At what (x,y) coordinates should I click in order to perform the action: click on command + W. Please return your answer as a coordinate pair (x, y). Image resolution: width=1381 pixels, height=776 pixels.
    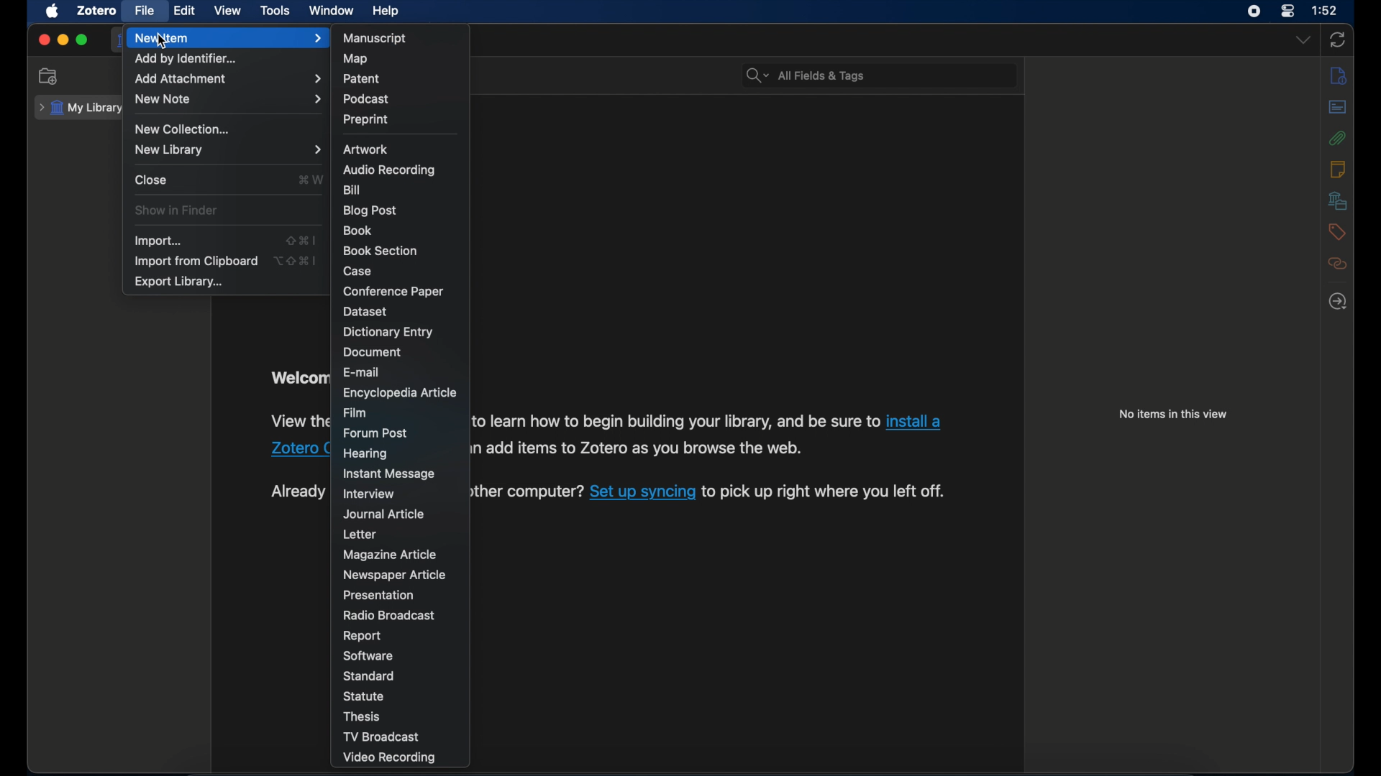
    Looking at the image, I should click on (311, 180).